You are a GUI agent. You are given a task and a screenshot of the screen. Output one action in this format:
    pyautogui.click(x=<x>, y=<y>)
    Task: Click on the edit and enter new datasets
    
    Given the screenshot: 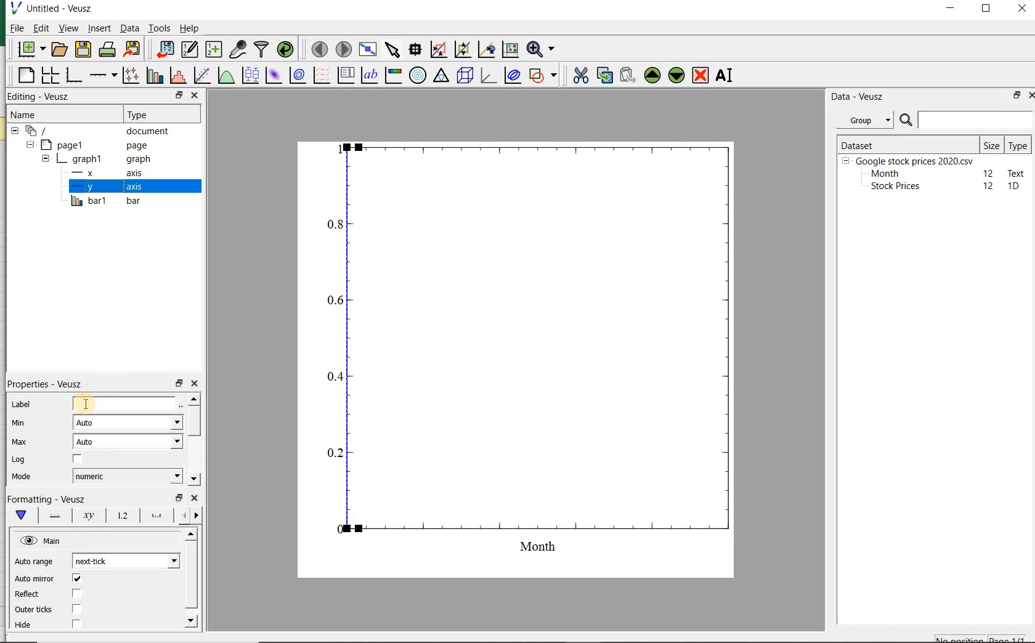 What is the action you would take?
    pyautogui.click(x=189, y=49)
    